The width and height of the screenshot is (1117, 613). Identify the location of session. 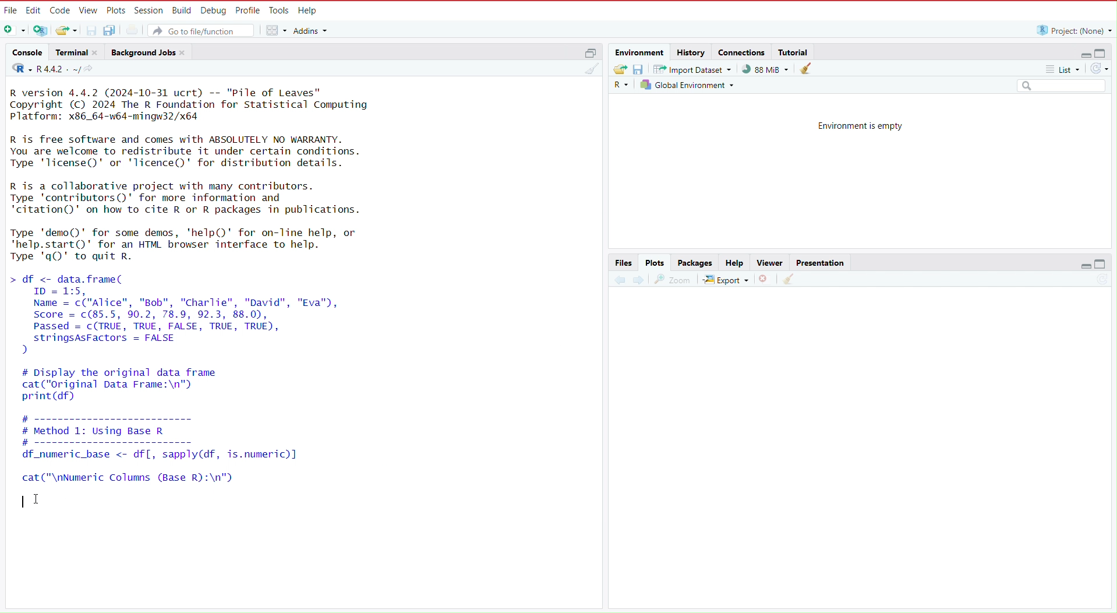
(149, 9).